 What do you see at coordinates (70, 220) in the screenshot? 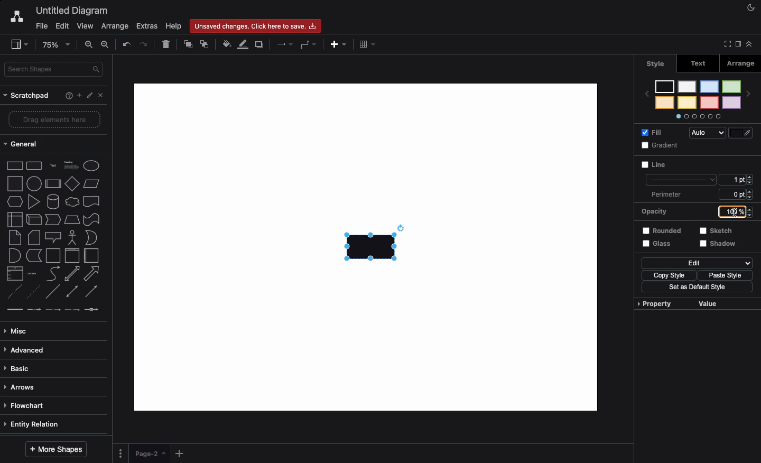
I see `trapezoid` at bounding box center [70, 220].